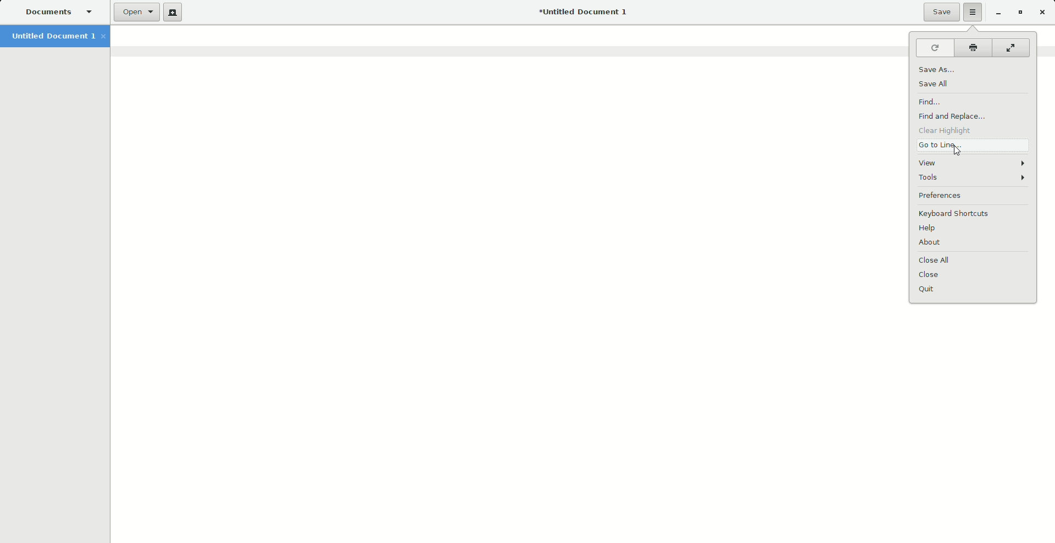  Describe the element at coordinates (60, 13) in the screenshot. I see `Documents` at that location.